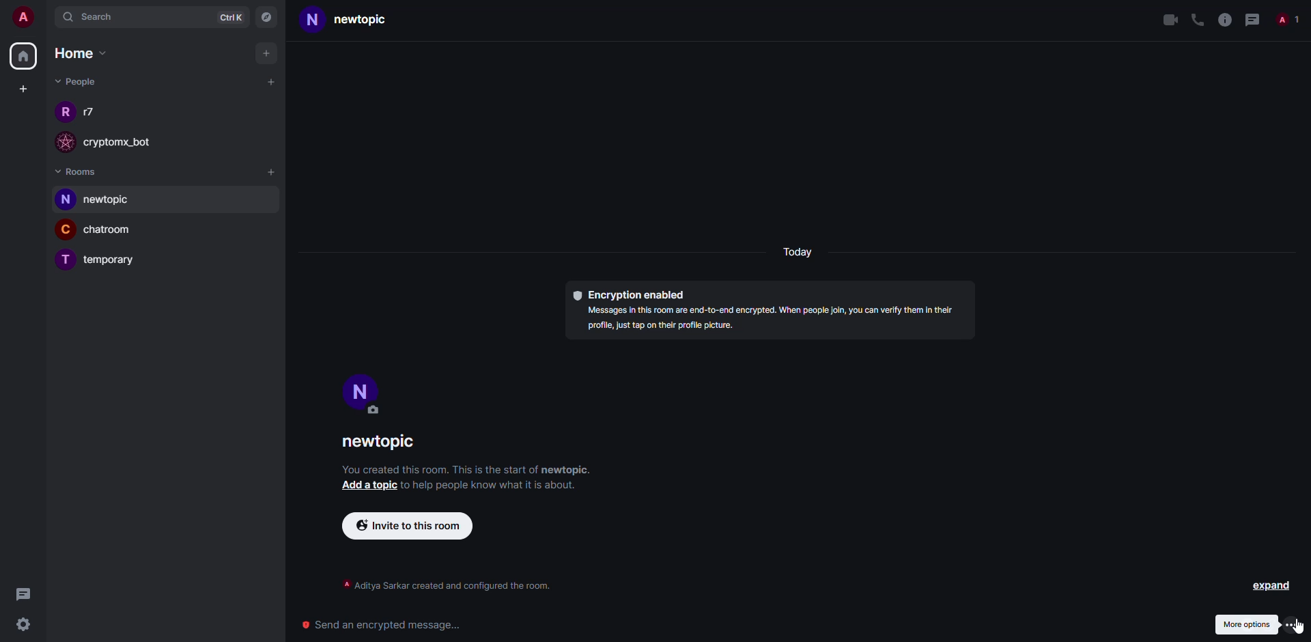 Image resolution: width=1311 pixels, height=642 pixels. I want to click on room, so click(380, 443).